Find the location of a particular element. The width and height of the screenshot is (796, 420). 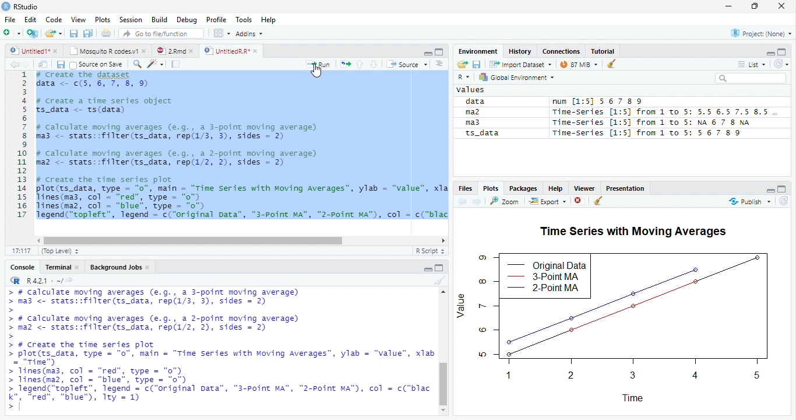

Create a project is located at coordinates (32, 33).